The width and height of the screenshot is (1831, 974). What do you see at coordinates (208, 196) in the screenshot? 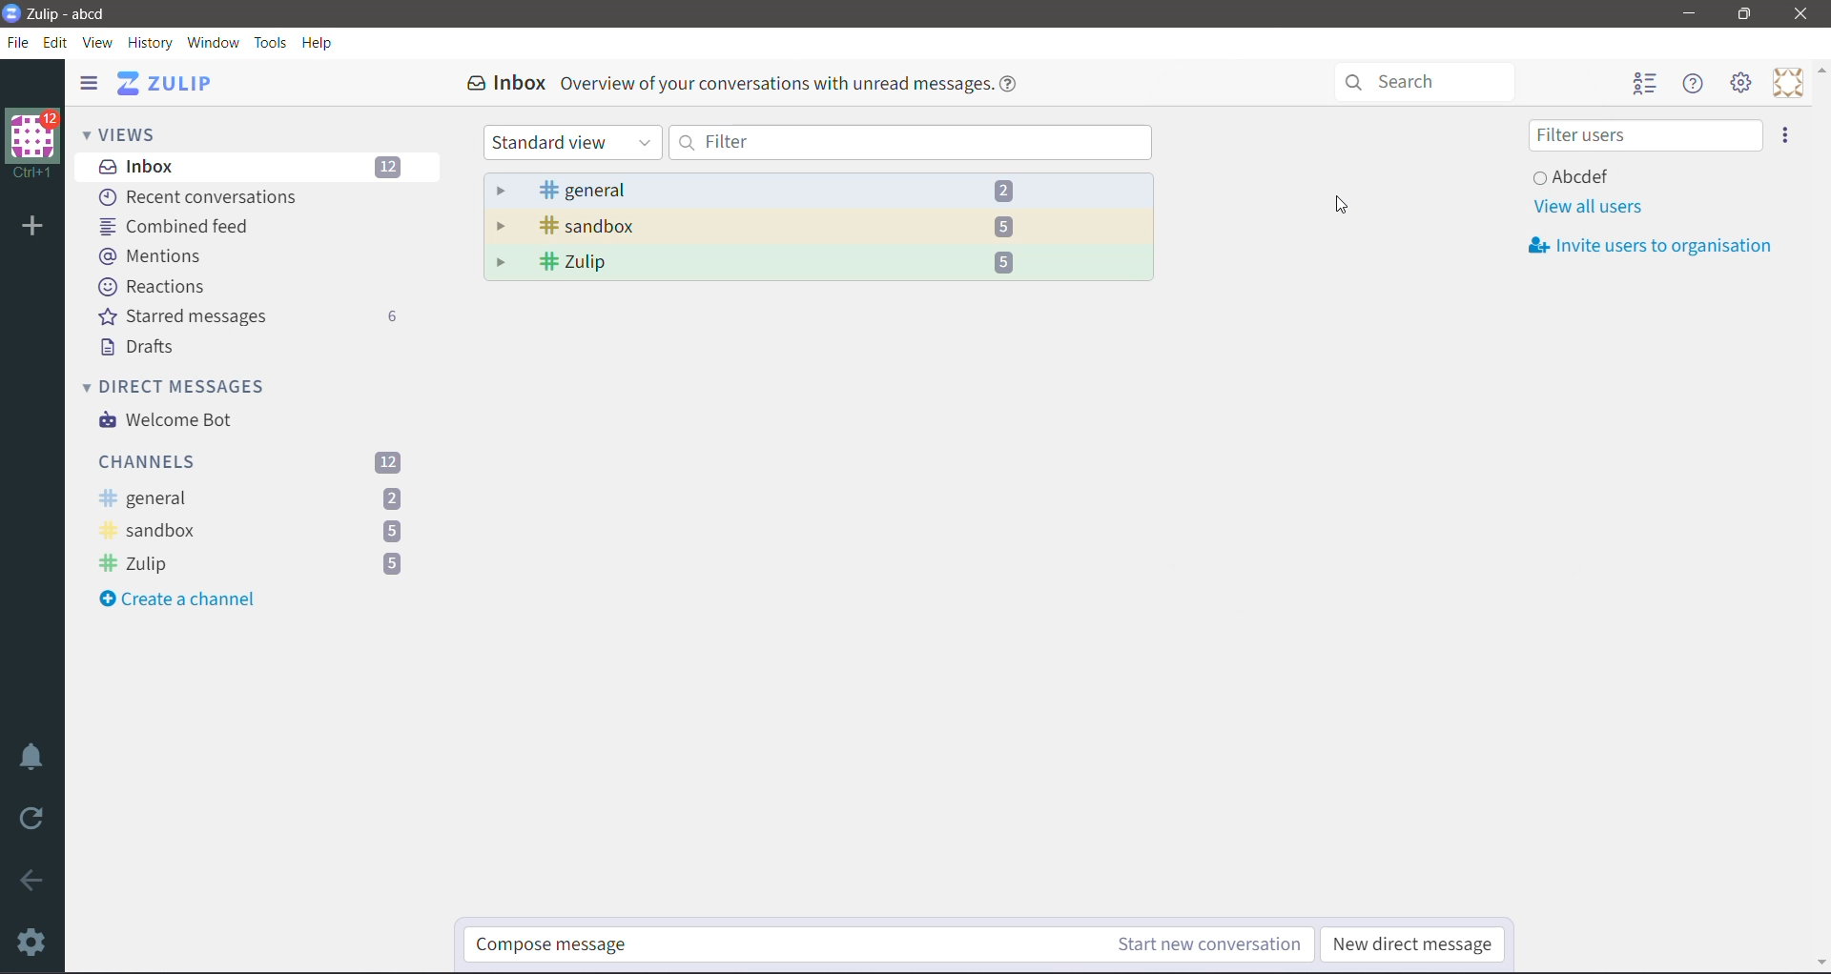
I see `Recent Conversations` at bounding box center [208, 196].